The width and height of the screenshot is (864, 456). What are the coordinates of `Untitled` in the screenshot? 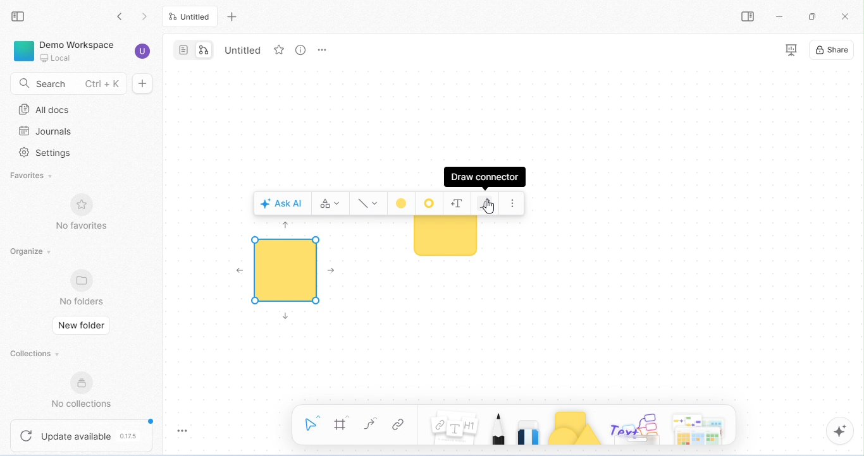 It's located at (244, 51).